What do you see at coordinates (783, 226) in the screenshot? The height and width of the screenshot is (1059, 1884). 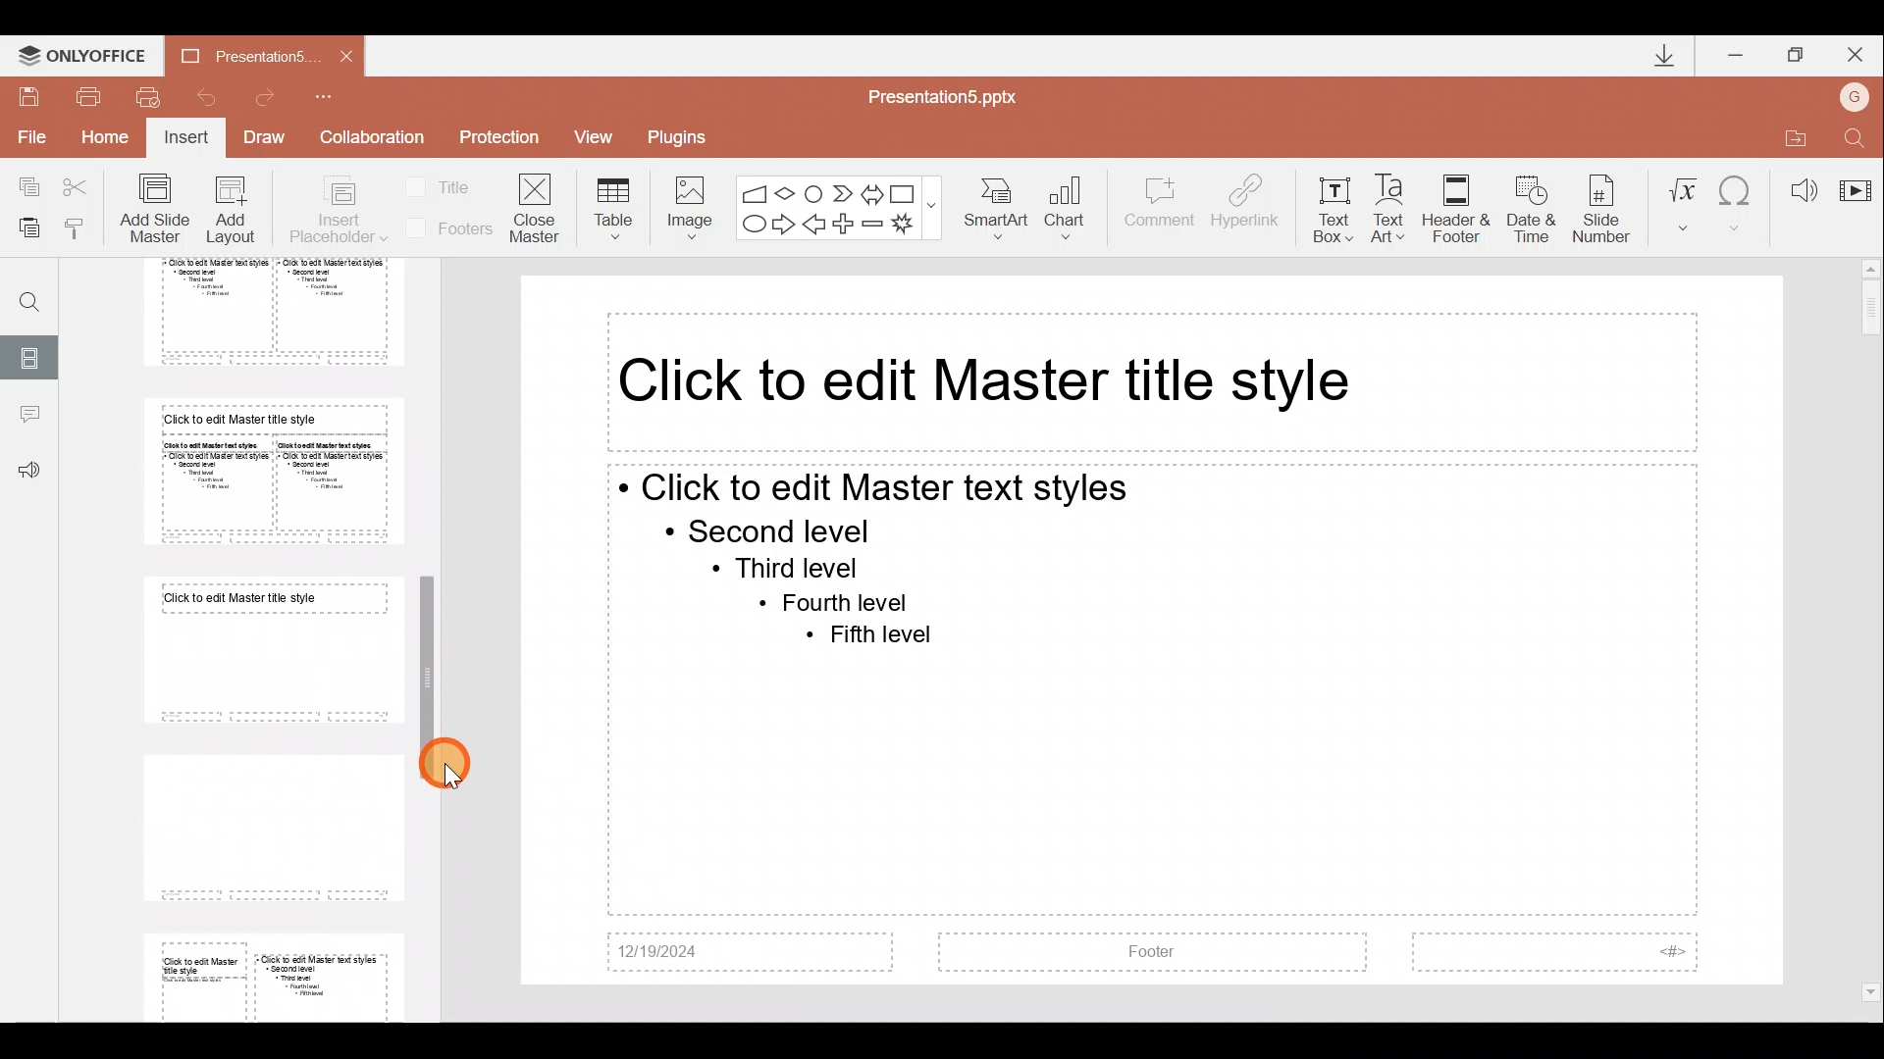 I see `Right arrow` at bounding box center [783, 226].